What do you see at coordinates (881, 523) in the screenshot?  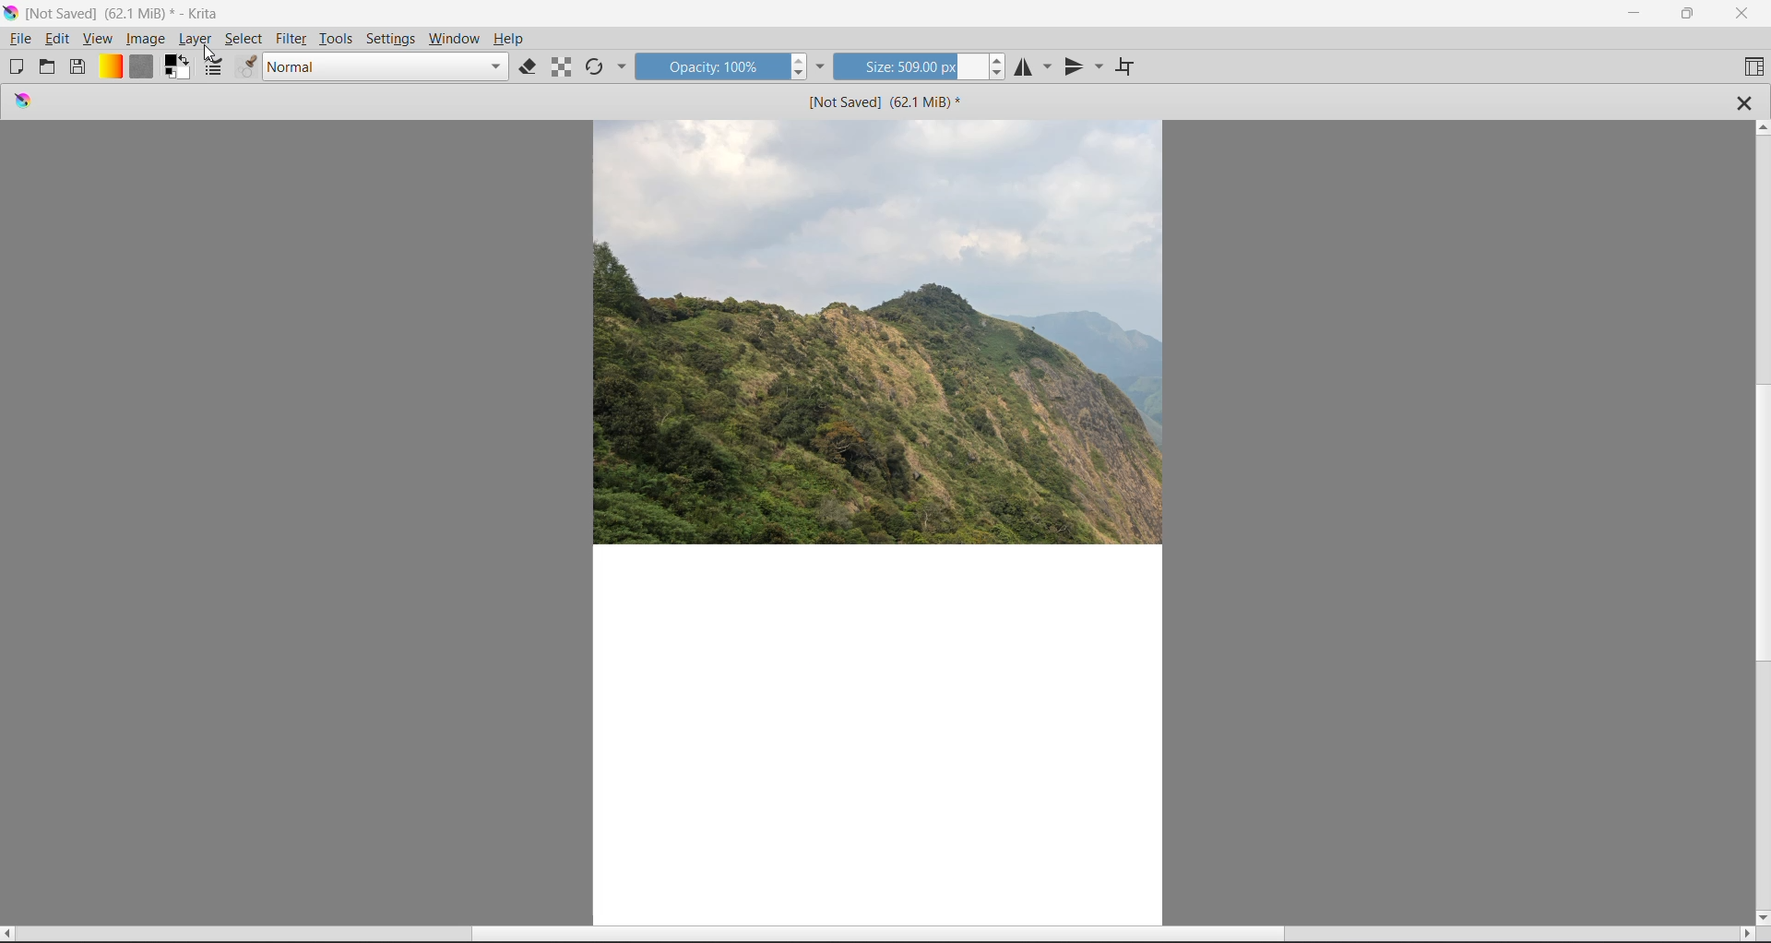 I see `Canvas with an Image Layer ` at bounding box center [881, 523].